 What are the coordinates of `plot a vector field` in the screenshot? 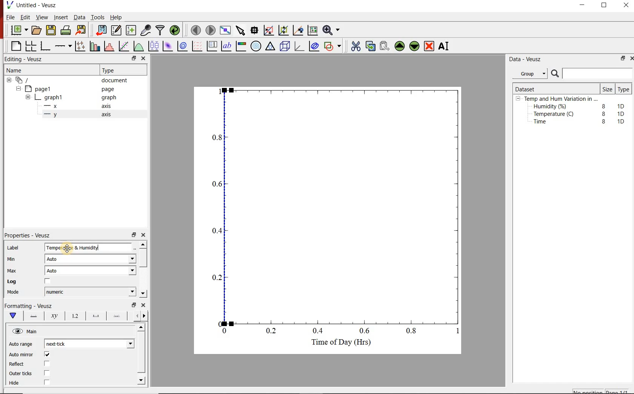 It's located at (197, 46).